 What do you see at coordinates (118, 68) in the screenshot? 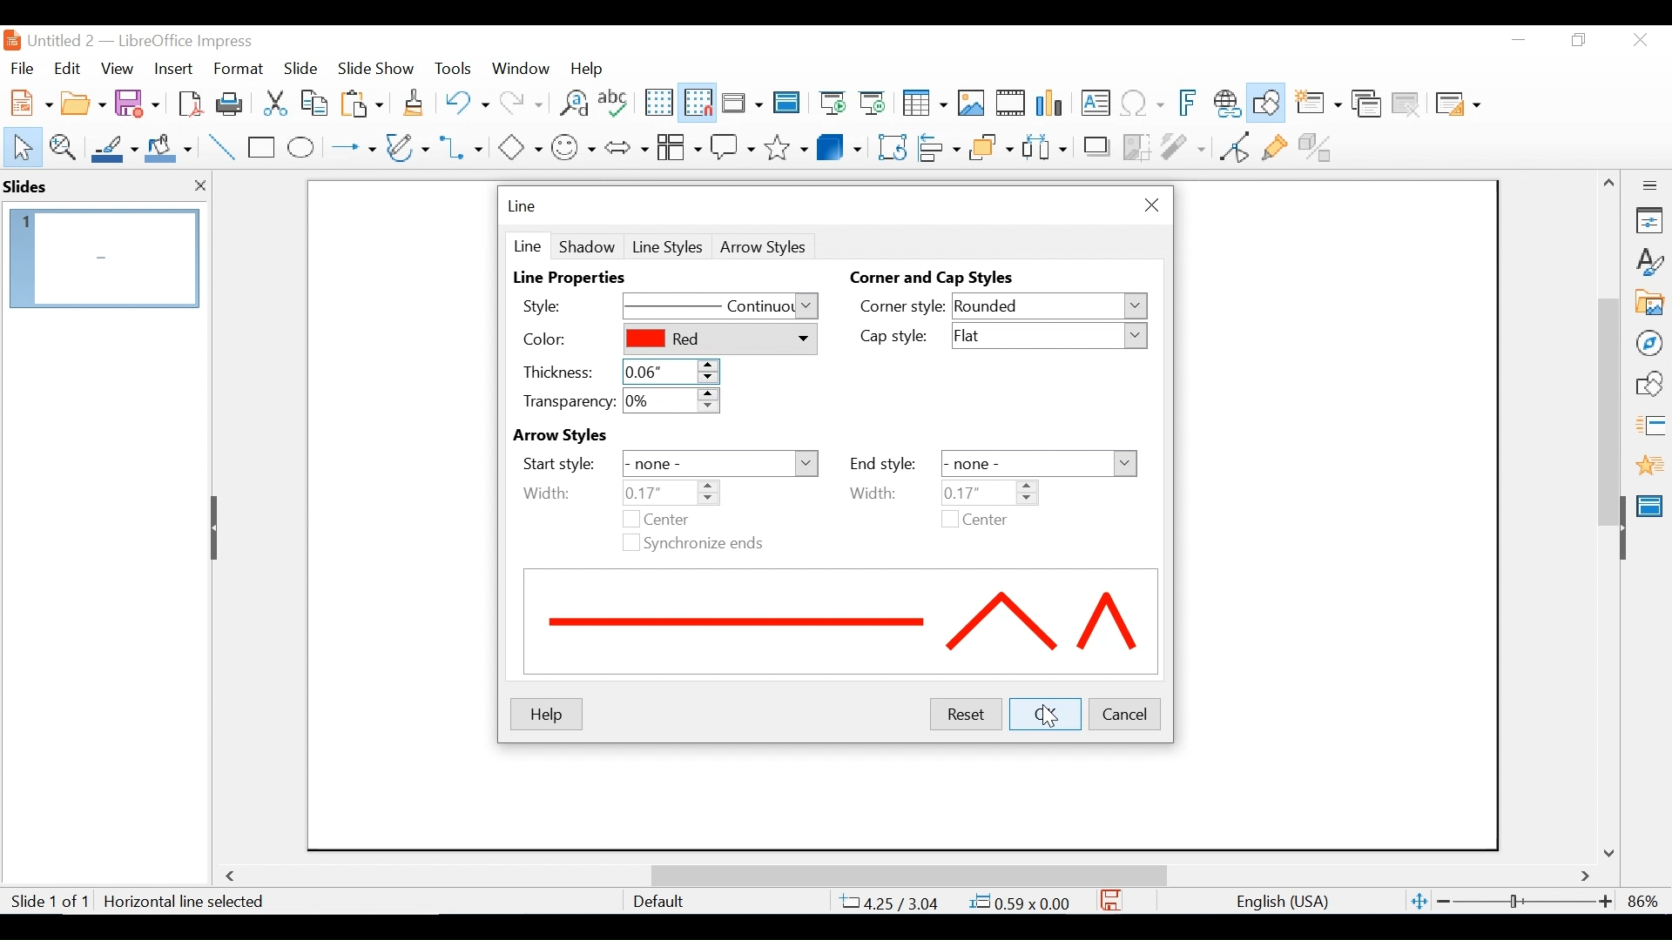
I see `View` at bounding box center [118, 68].